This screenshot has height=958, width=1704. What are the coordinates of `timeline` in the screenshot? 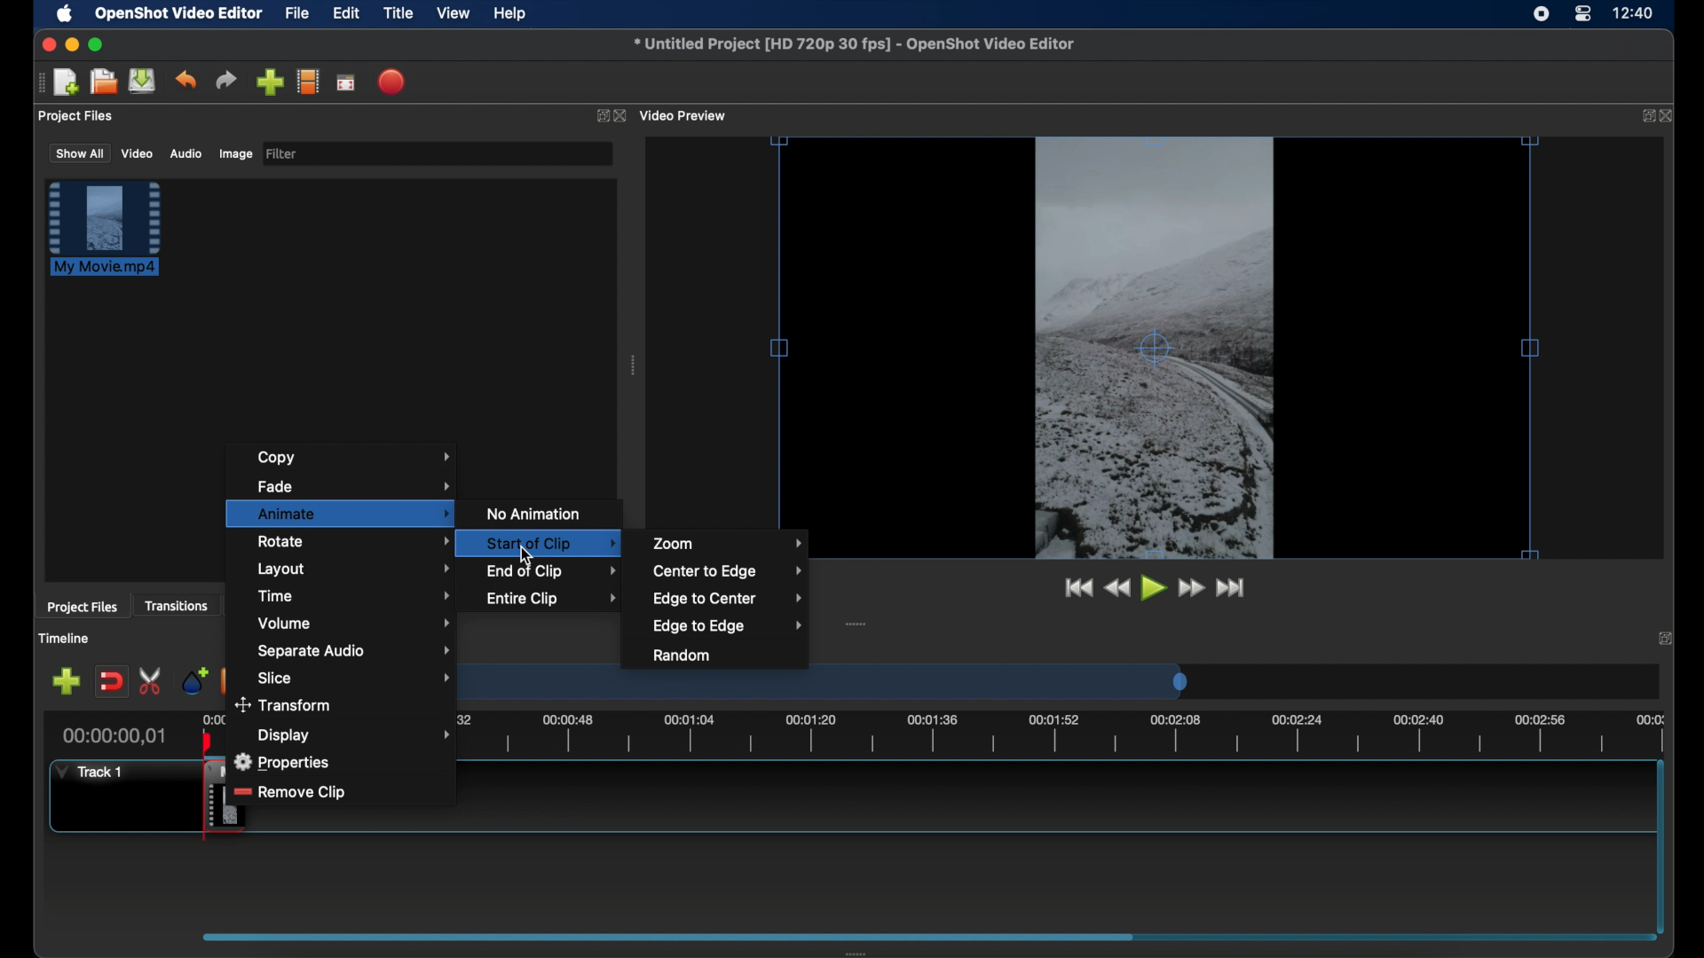 It's located at (67, 640).